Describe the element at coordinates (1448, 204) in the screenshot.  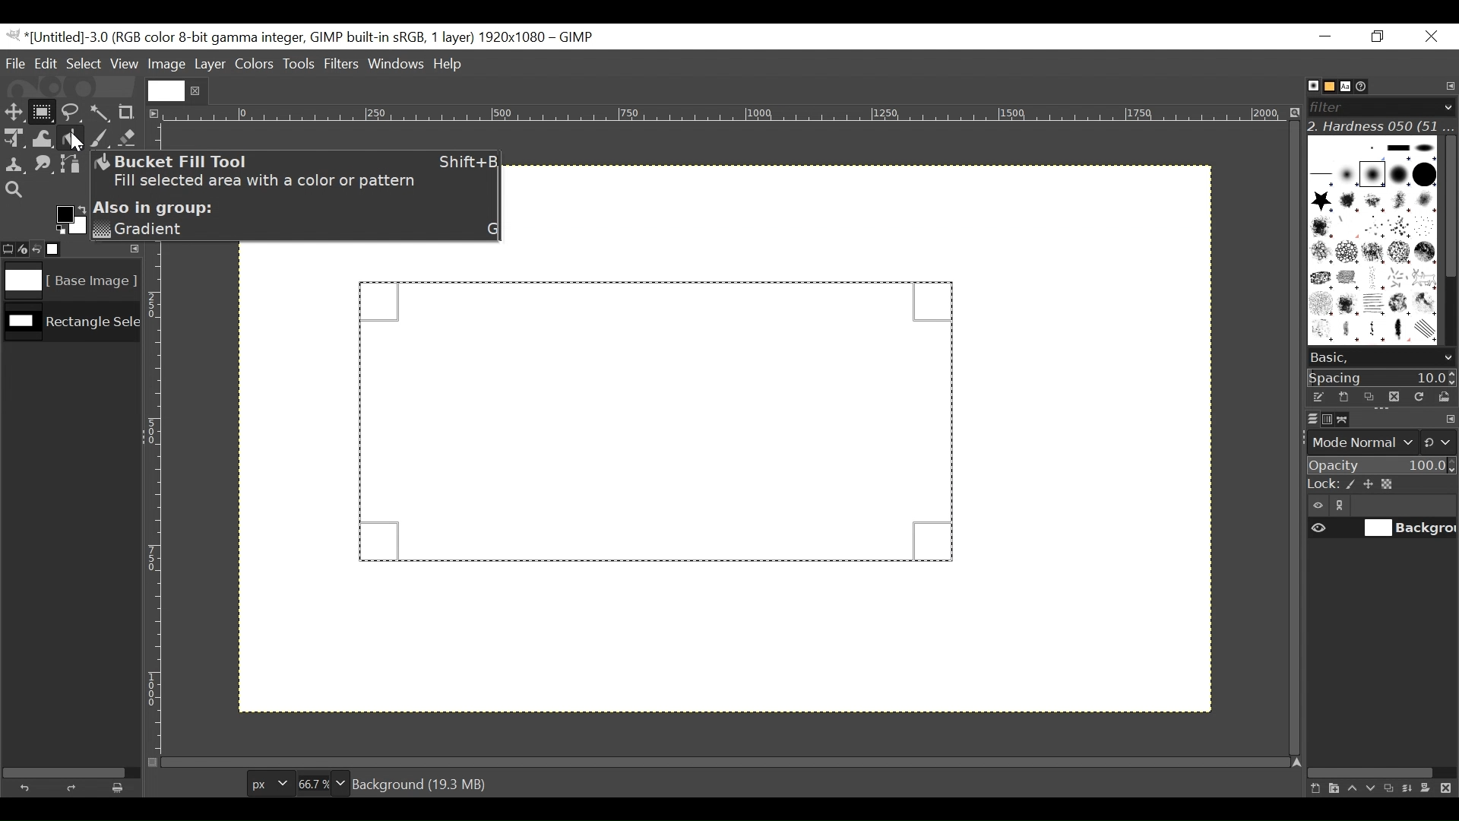
I see `Vertical scroll bar` at that location.